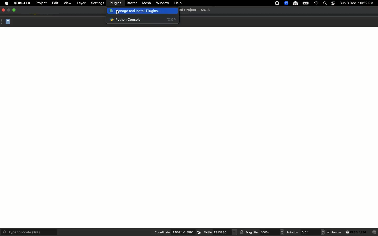  I want to click on Charge, so click(306, 3).